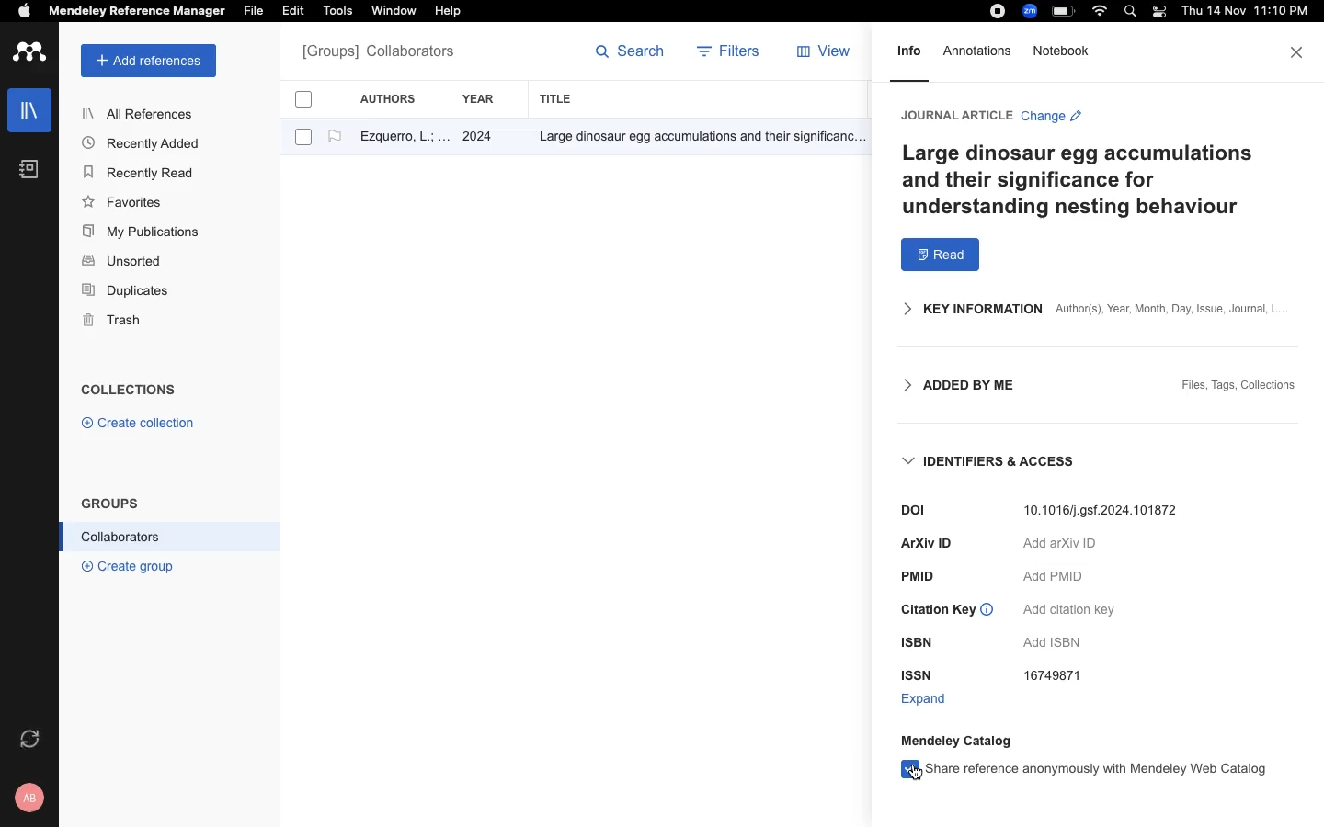 This screenshot has width=1324, height=827. I want to click on add references, so click(149, 61).